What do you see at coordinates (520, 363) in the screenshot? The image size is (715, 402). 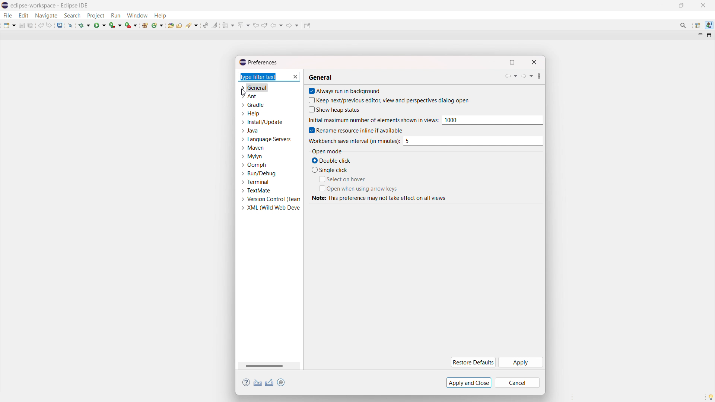 I see `apply` at bounding box center [520, 363].